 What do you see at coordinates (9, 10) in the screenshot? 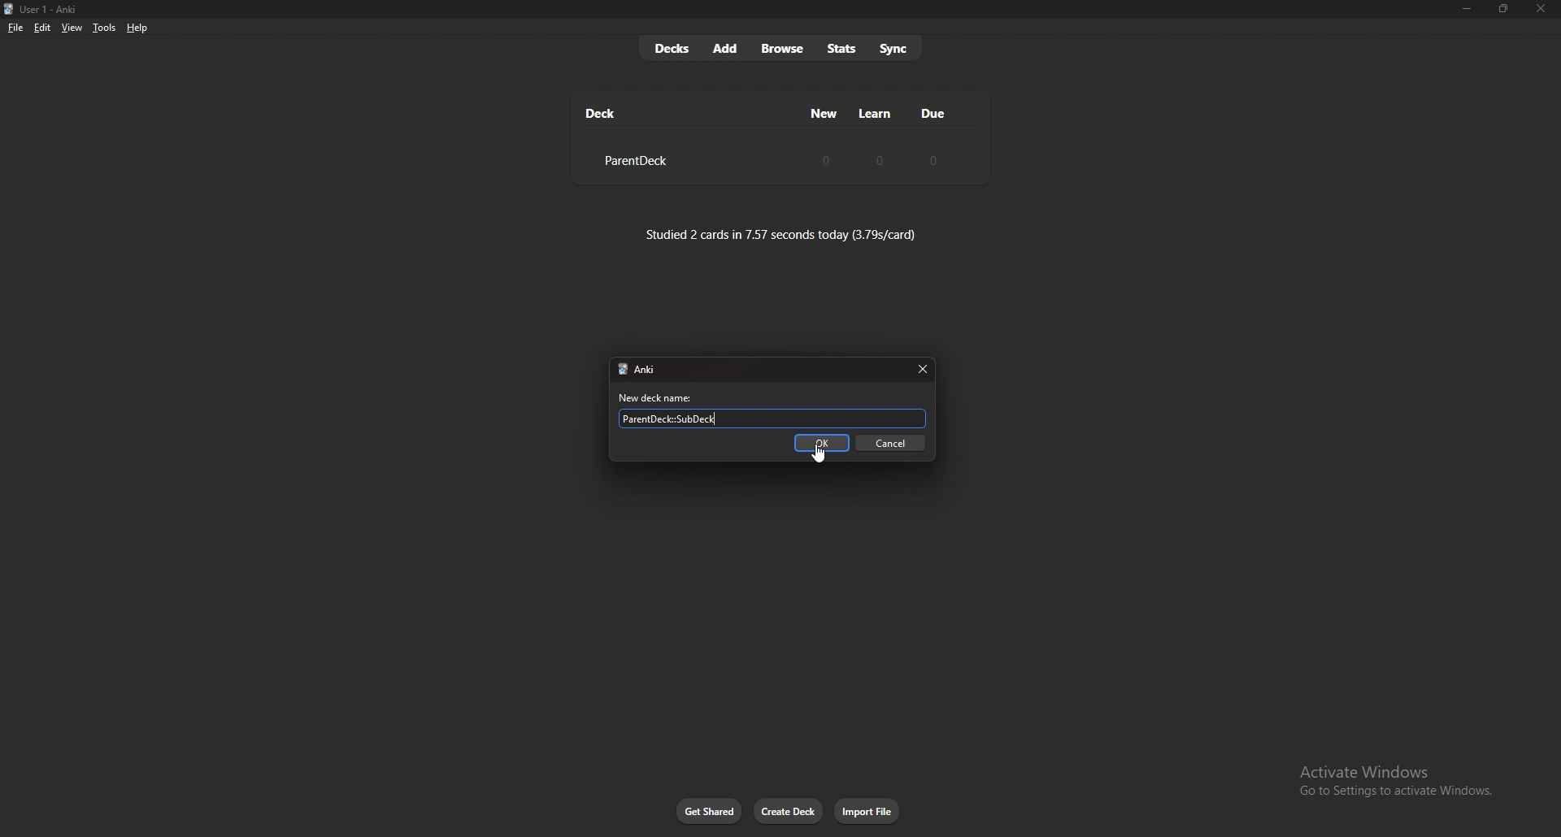
I see `logo` at bounding box center [9, 10].